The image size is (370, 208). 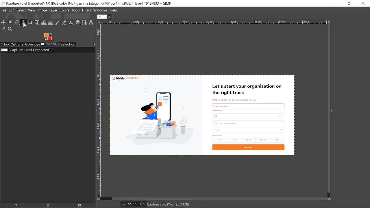 I want to click on Selection, so click(x=67, y=44).